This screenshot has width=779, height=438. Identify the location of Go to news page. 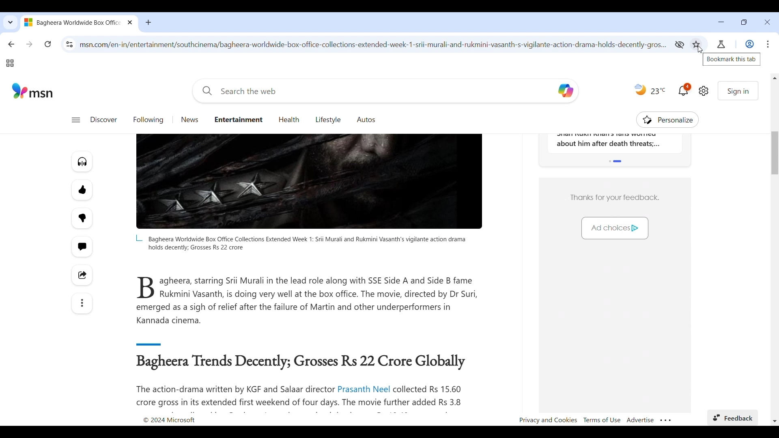
(190, 120).